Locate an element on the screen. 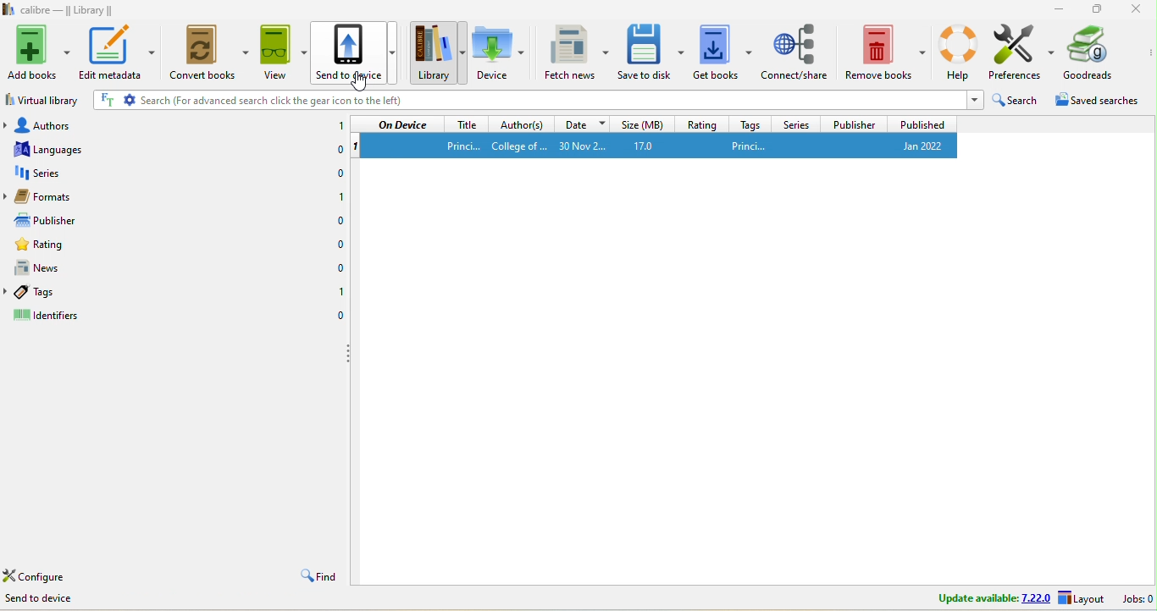 This screenshot has width=1157, height=611. size is located at coordinates (645, 124).